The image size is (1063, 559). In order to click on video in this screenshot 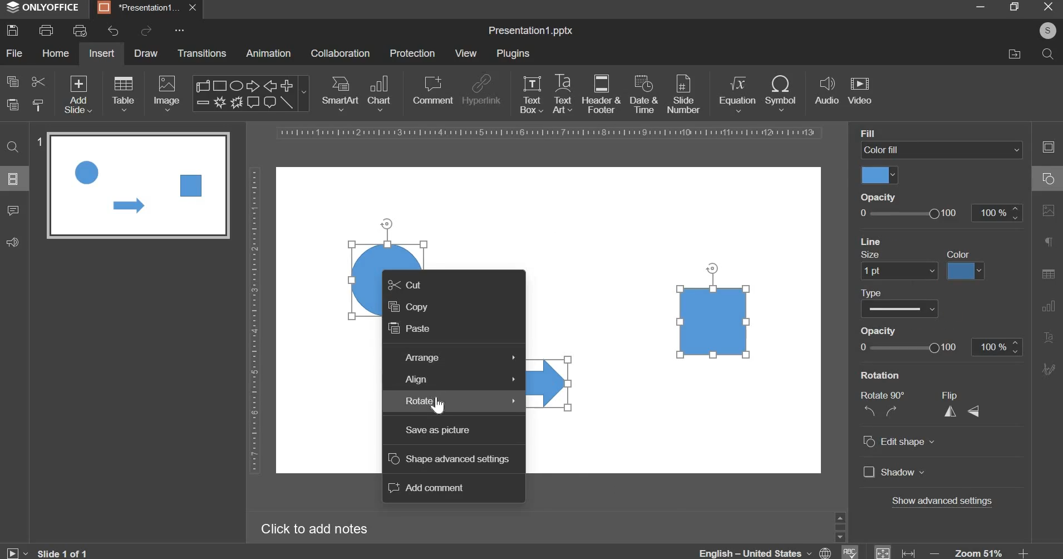, I will do `click(860, 91)`.